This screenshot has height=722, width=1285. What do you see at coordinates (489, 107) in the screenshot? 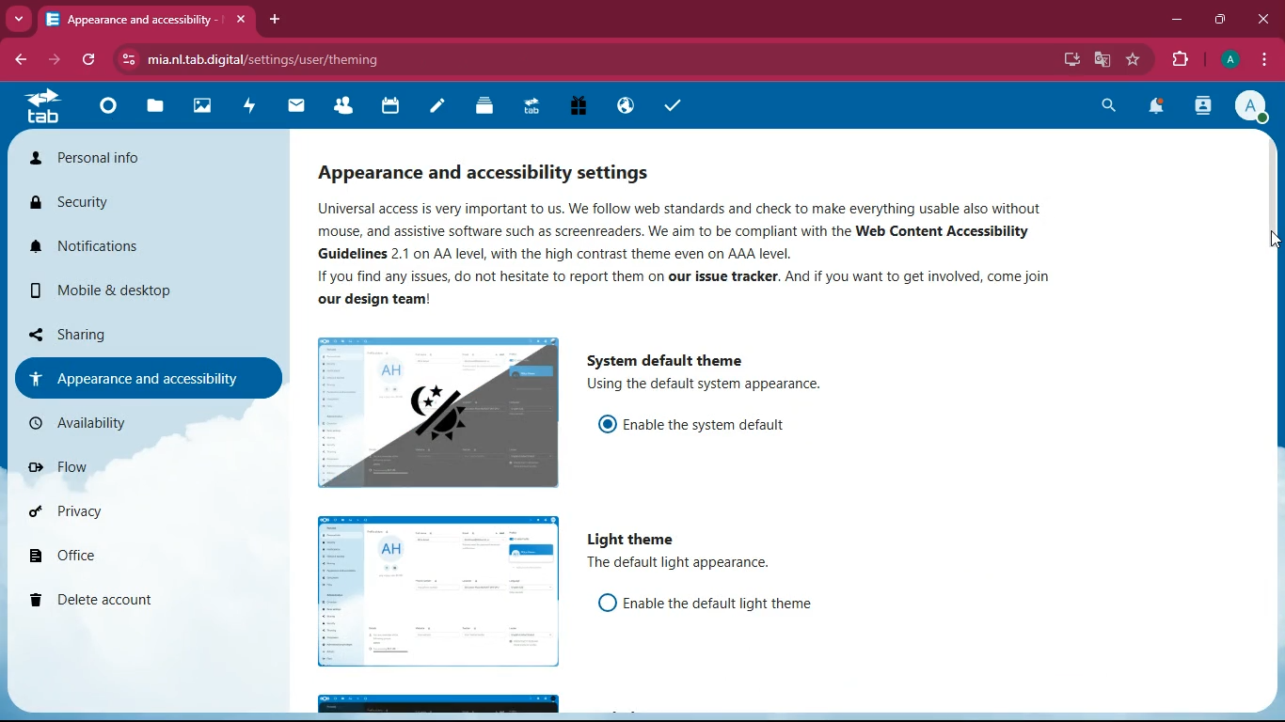
I see `layers` at bounding box center [489, 107].